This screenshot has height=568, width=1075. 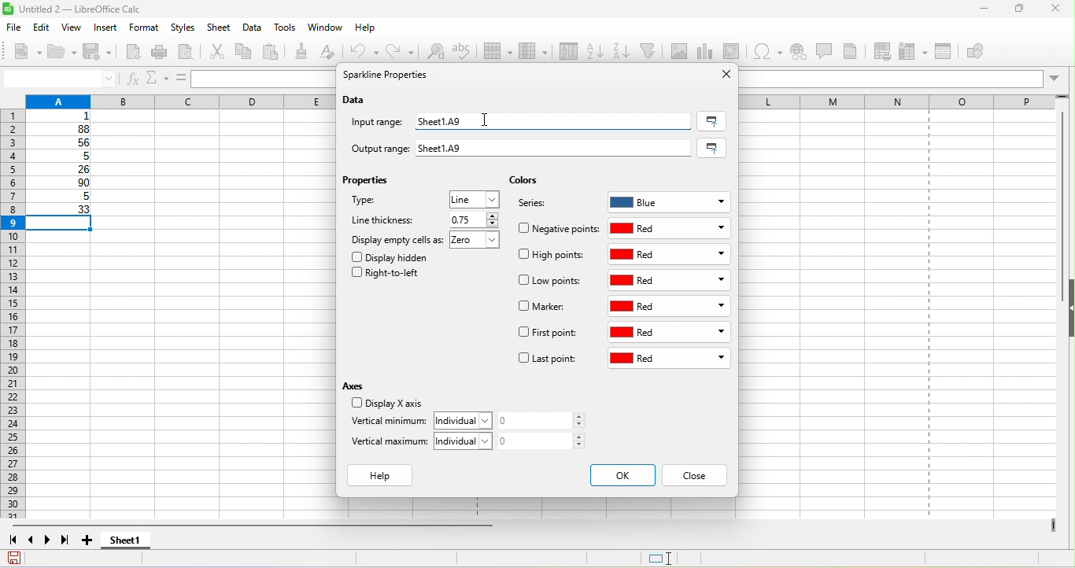 What do you see at coordinates (670, 254) in the screenshot?
I see `red` at bounding box center [670, 254].